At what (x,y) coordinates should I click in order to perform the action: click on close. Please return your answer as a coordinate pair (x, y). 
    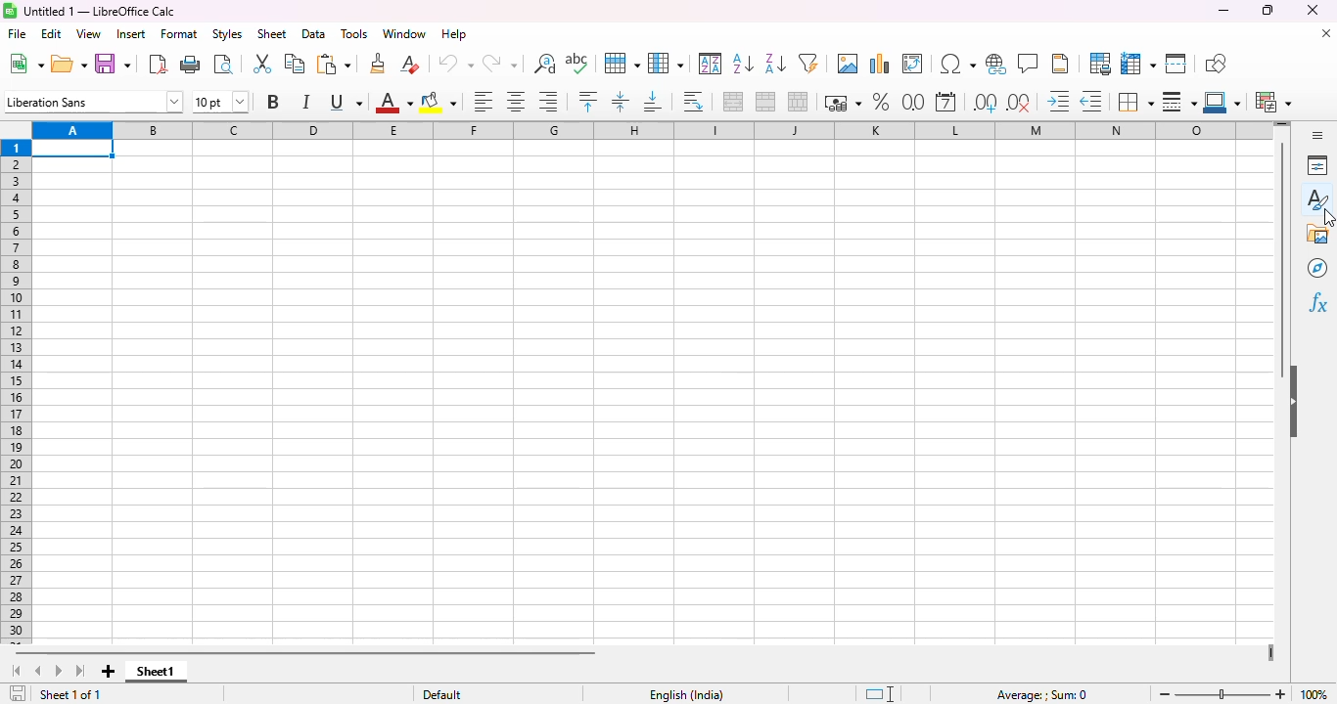
    Looking at the image, I should click on (1313, 10).